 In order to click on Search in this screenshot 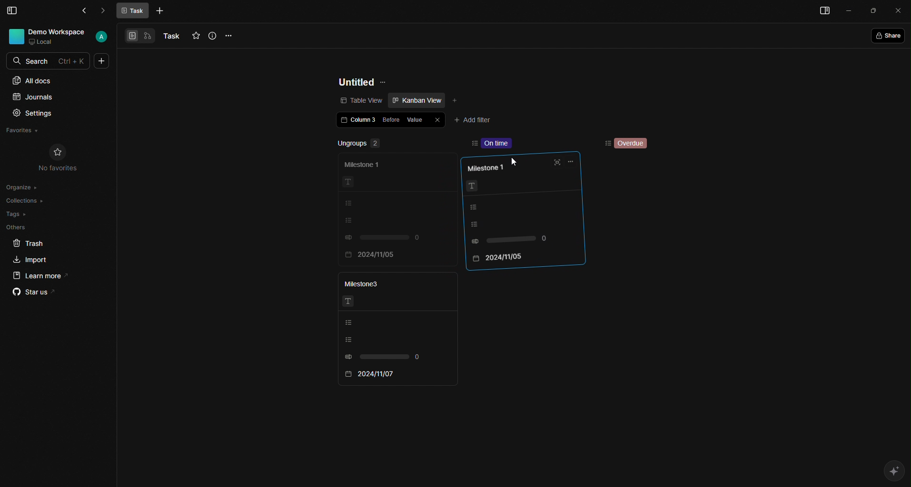, I will do `click(49, 60)`.